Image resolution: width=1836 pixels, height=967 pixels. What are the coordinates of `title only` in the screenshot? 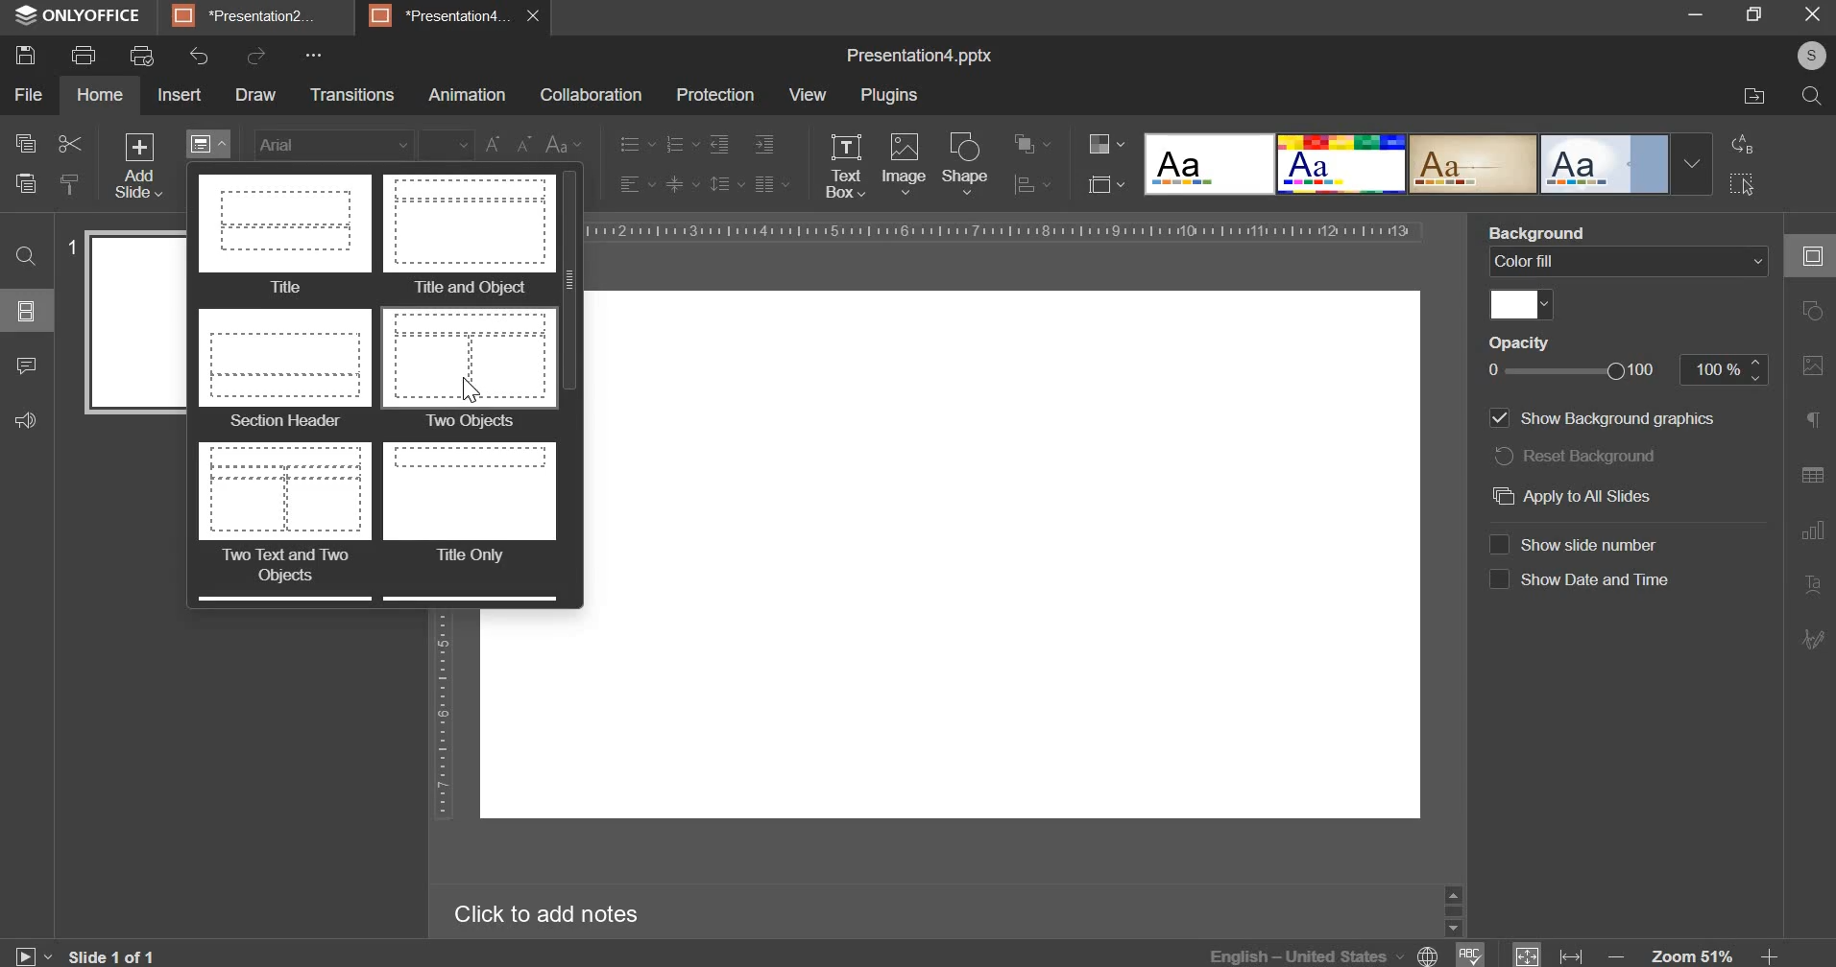 It's located at (469, 510).